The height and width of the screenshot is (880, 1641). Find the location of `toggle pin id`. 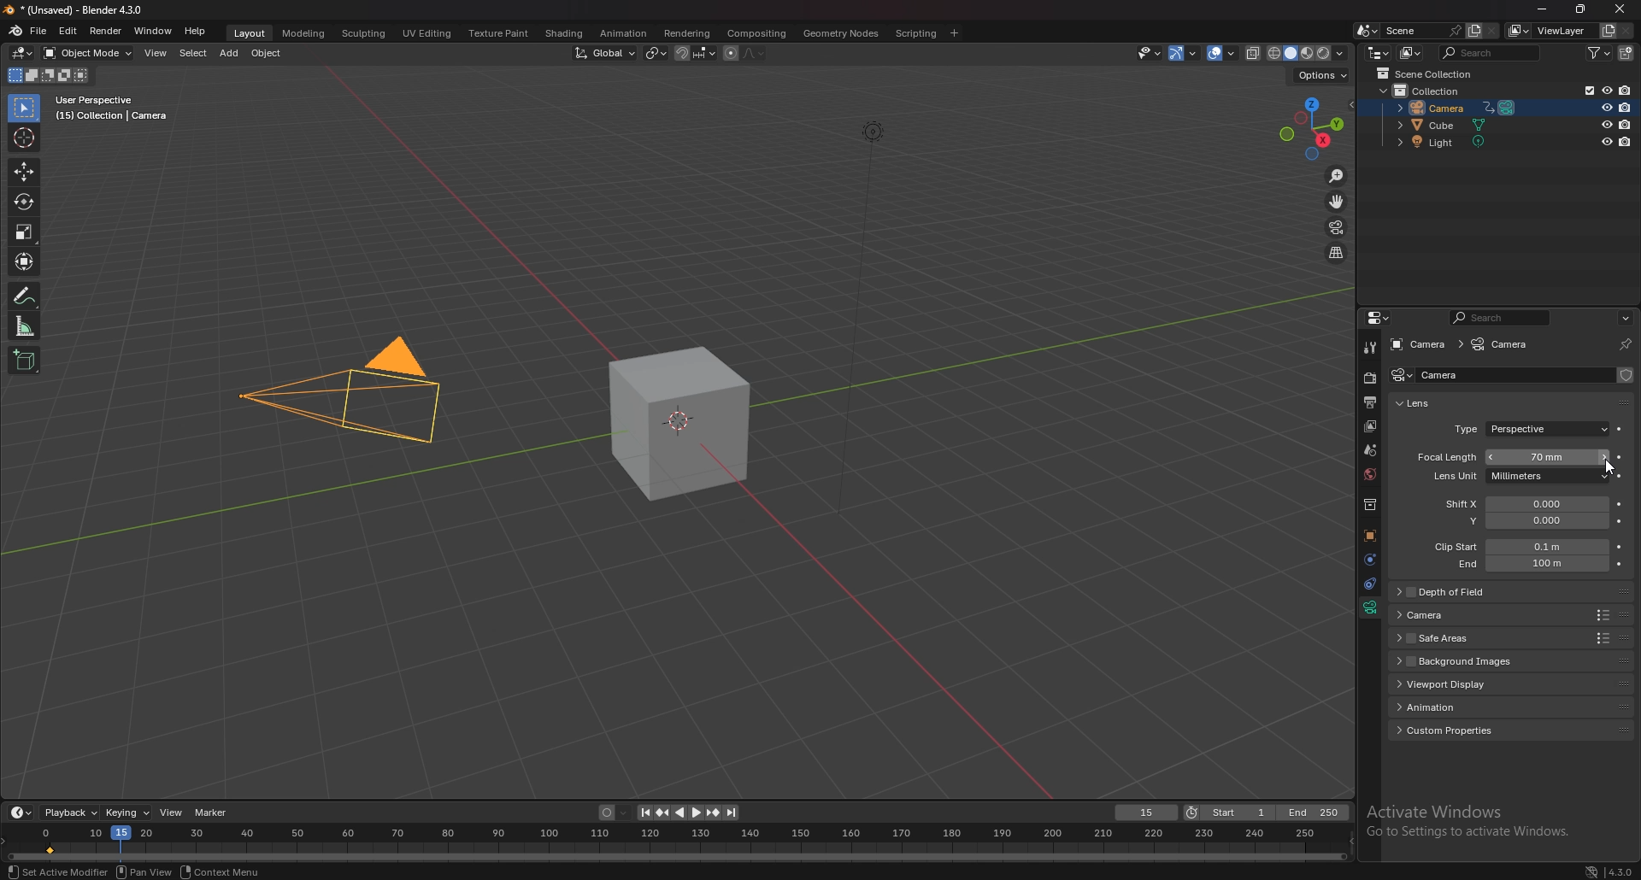

toggle pin id is located at coordinates (1623, 345).